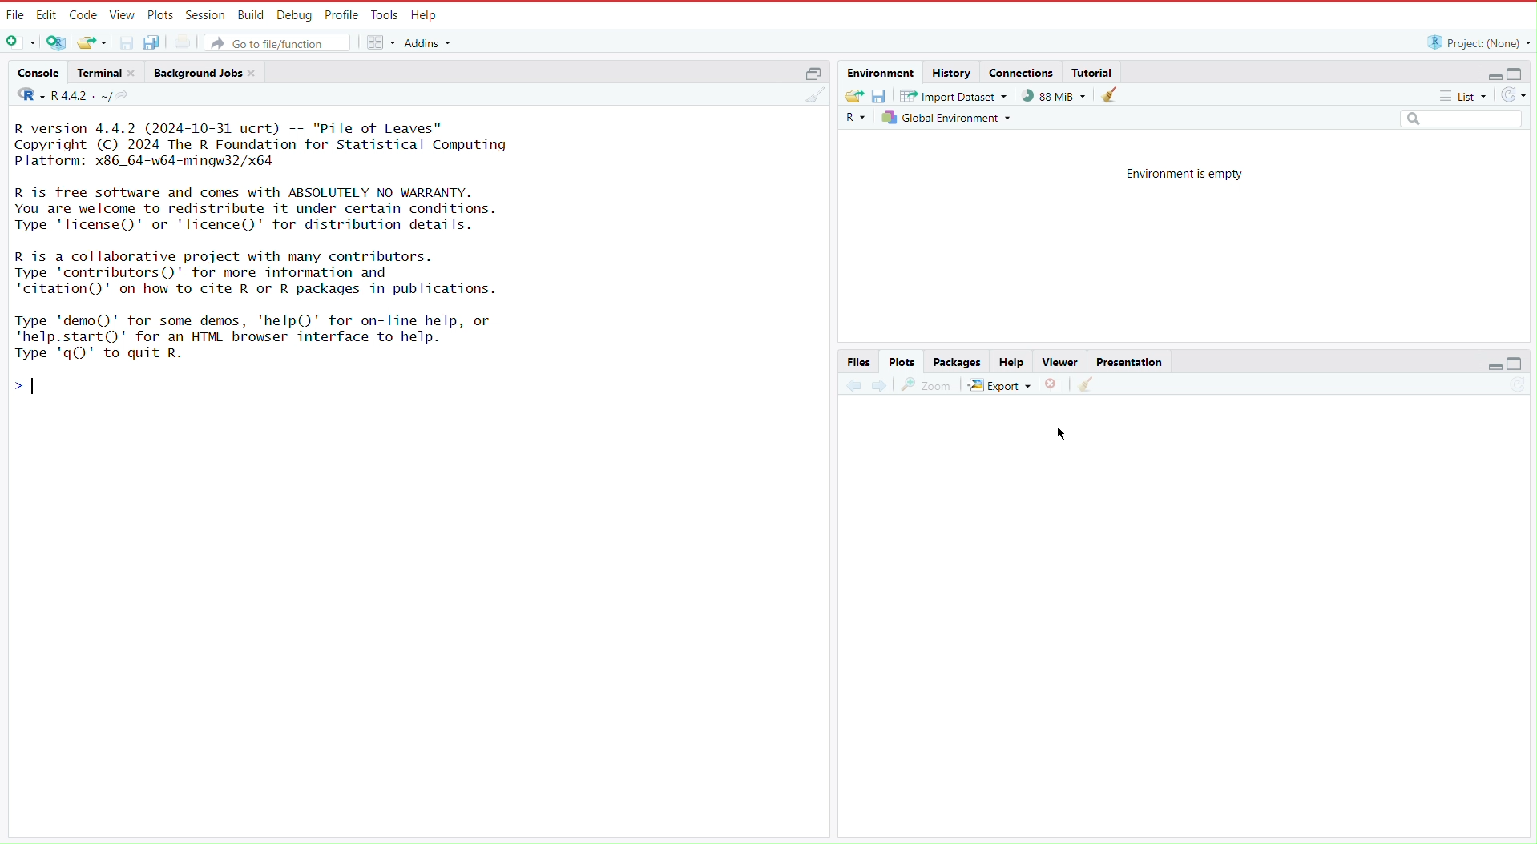  I want to click on History, so click(951, 72).